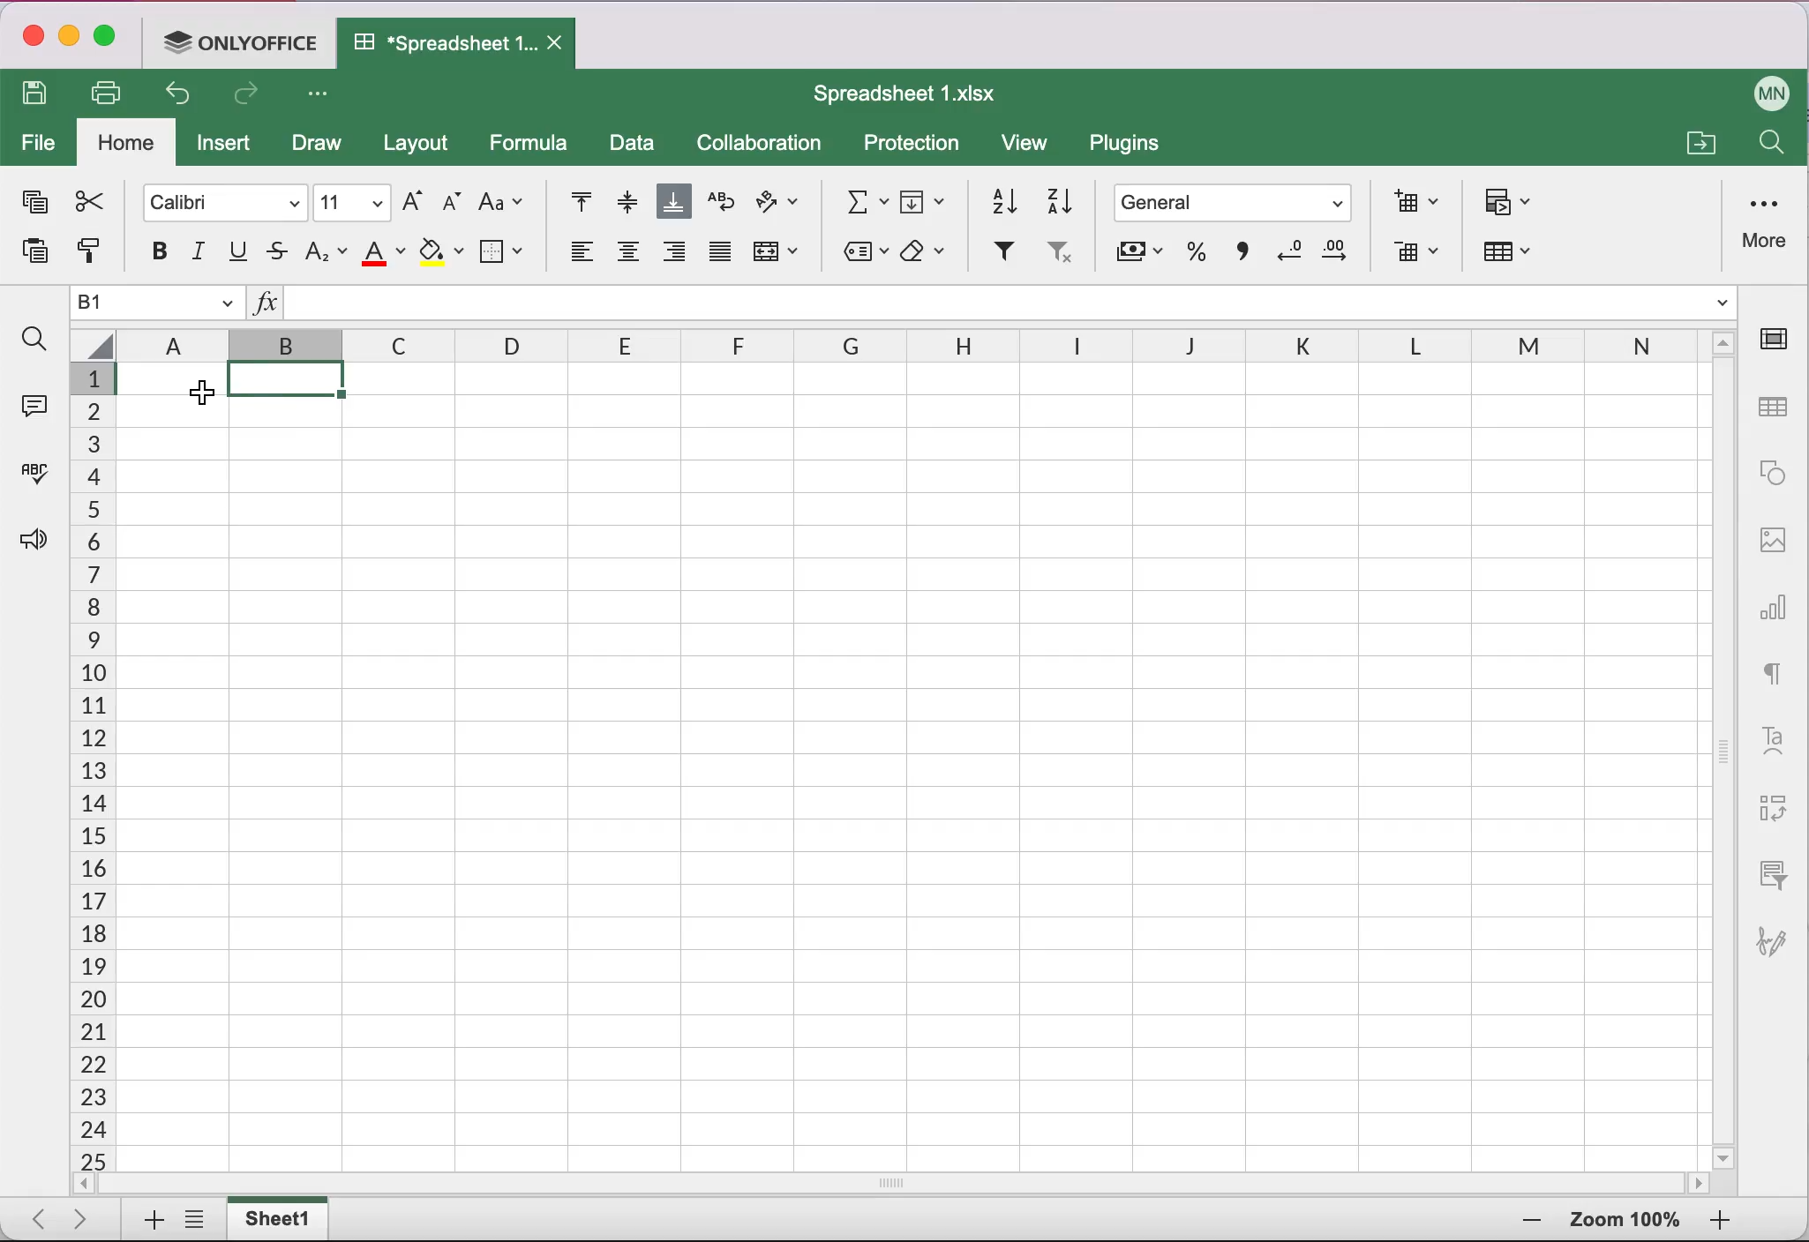  I want to click on shape, so click(1773, 473).